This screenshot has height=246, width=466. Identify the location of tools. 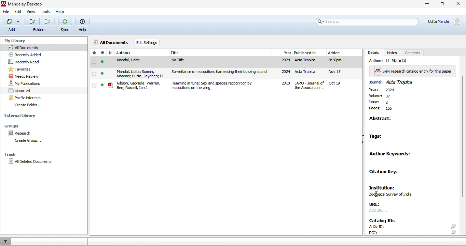
(45, 12).